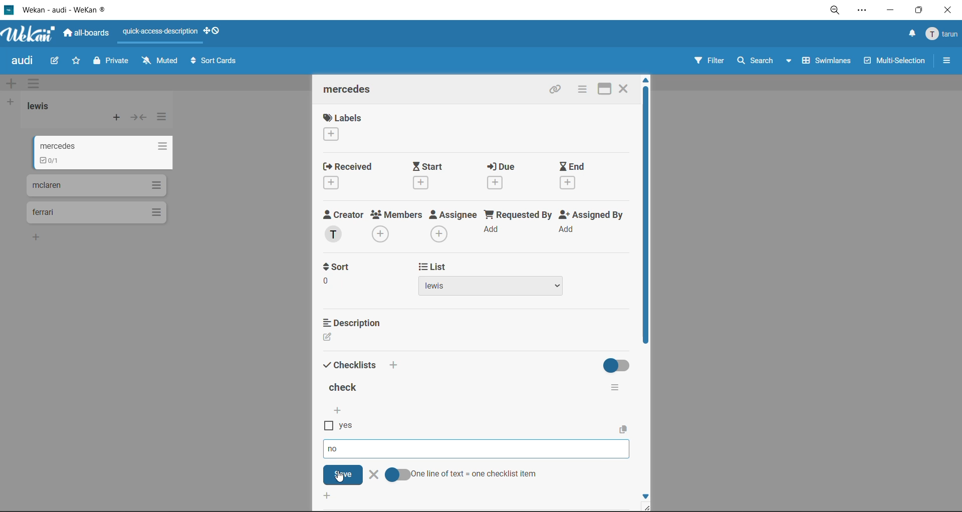 Image resolution: width=962 pixels, height=512 pixels. Describe the element at coordinates (594, 225) in the screenshot. I see `assigned by` at that location.